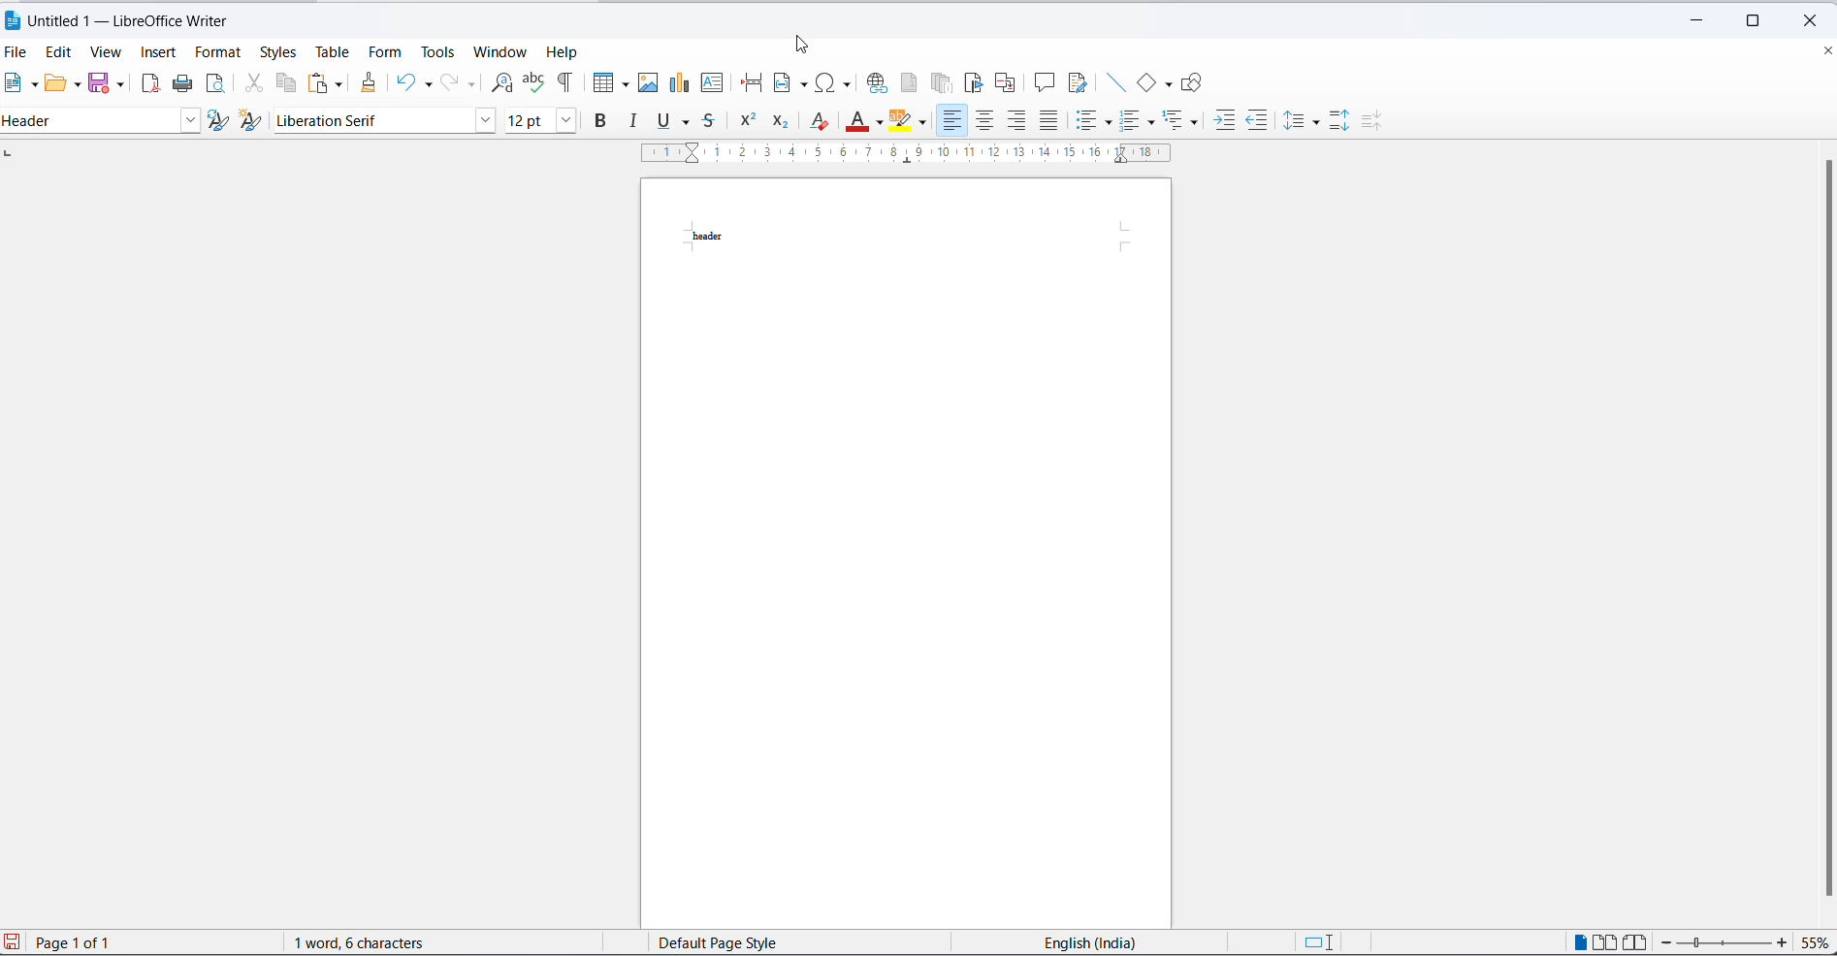 The image size is (1837, 956). What do you see at coordinates (789, 84) in the screenshot?
I see `insert field` at bounding box center [789, 84].